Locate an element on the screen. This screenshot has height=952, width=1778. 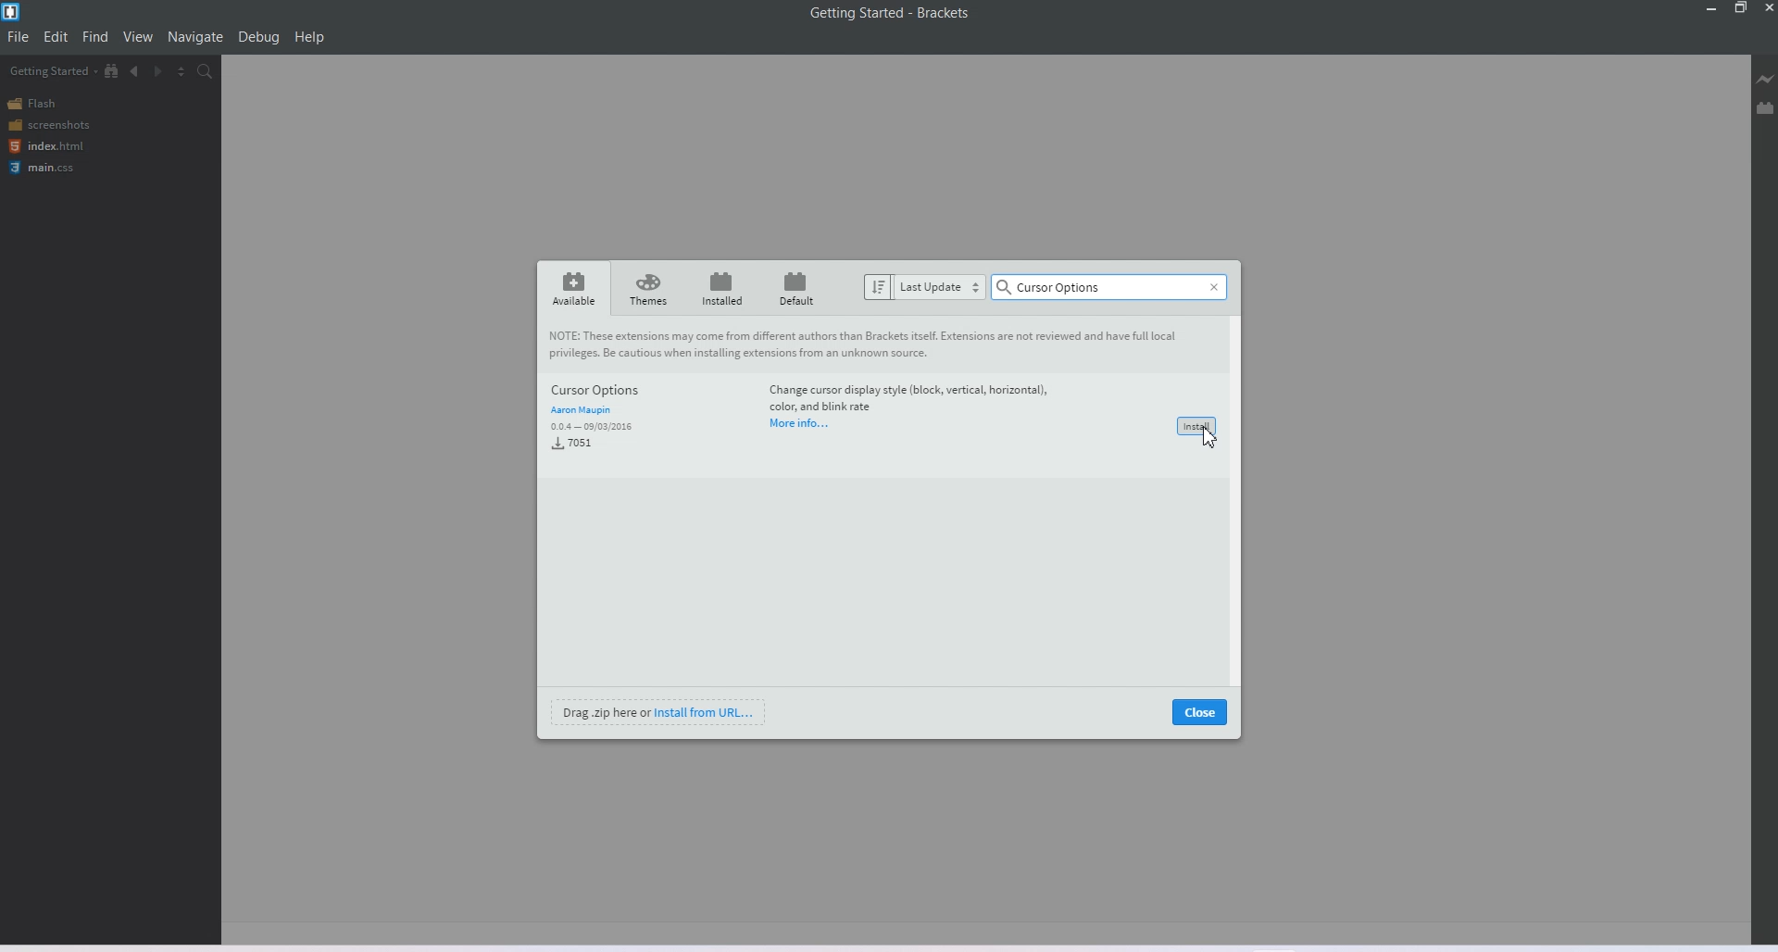
Navigate Backwards is located at coordinates (135, 71).